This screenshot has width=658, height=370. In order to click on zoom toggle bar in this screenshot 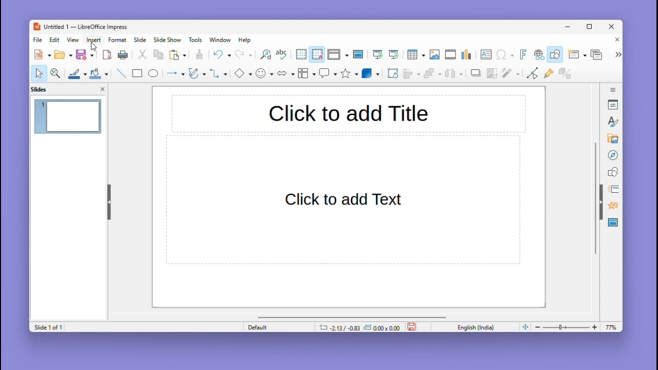, I will do `click(569, 327)`.